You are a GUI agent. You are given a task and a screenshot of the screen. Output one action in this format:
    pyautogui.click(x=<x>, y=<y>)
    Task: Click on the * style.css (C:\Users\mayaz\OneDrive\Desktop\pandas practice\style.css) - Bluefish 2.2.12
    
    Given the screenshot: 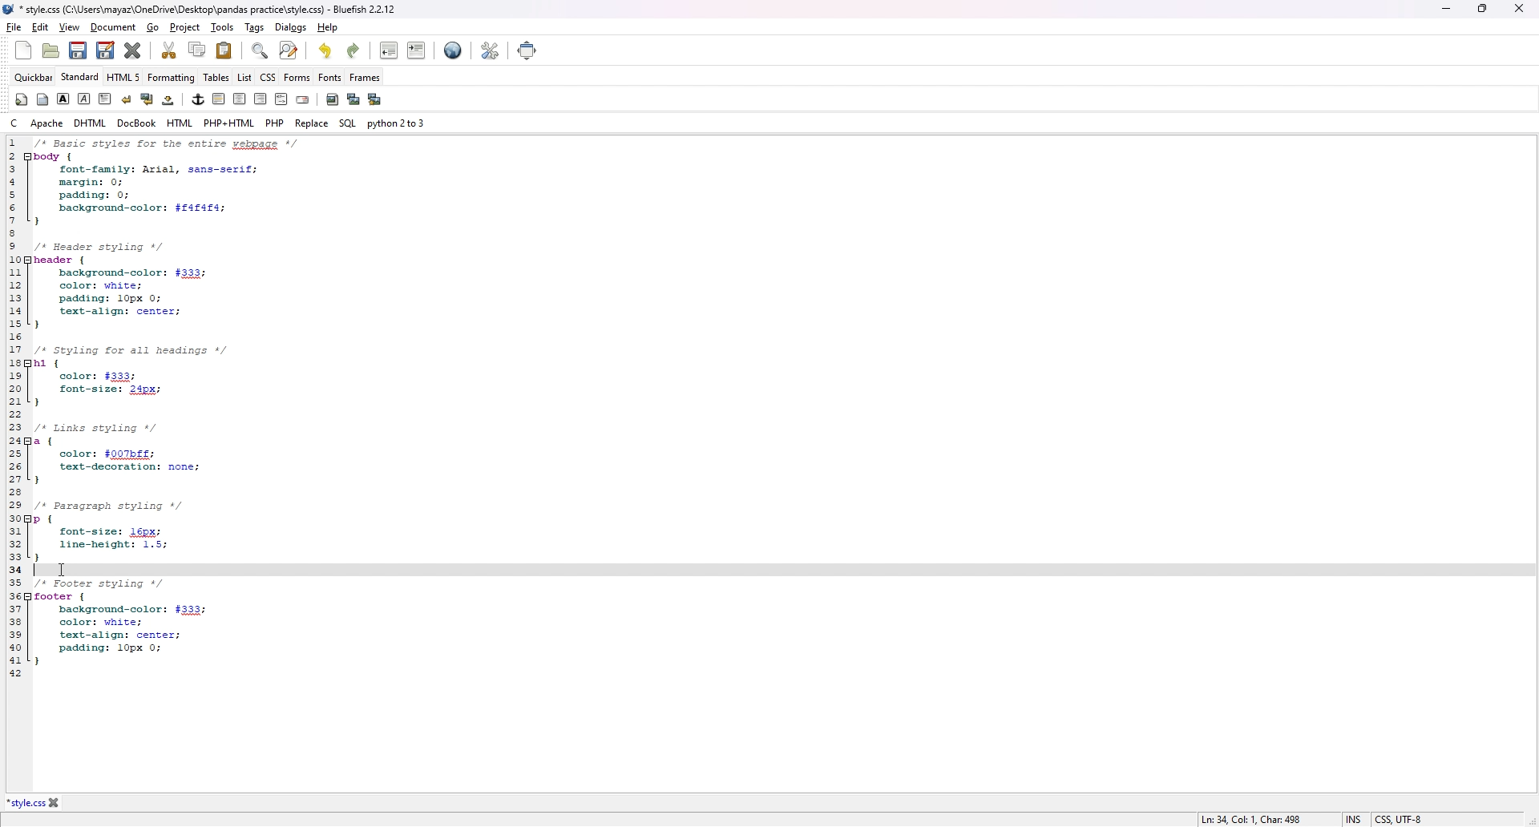 What is the action you would take?
    pyautogui.click(x=204, y=10)
    